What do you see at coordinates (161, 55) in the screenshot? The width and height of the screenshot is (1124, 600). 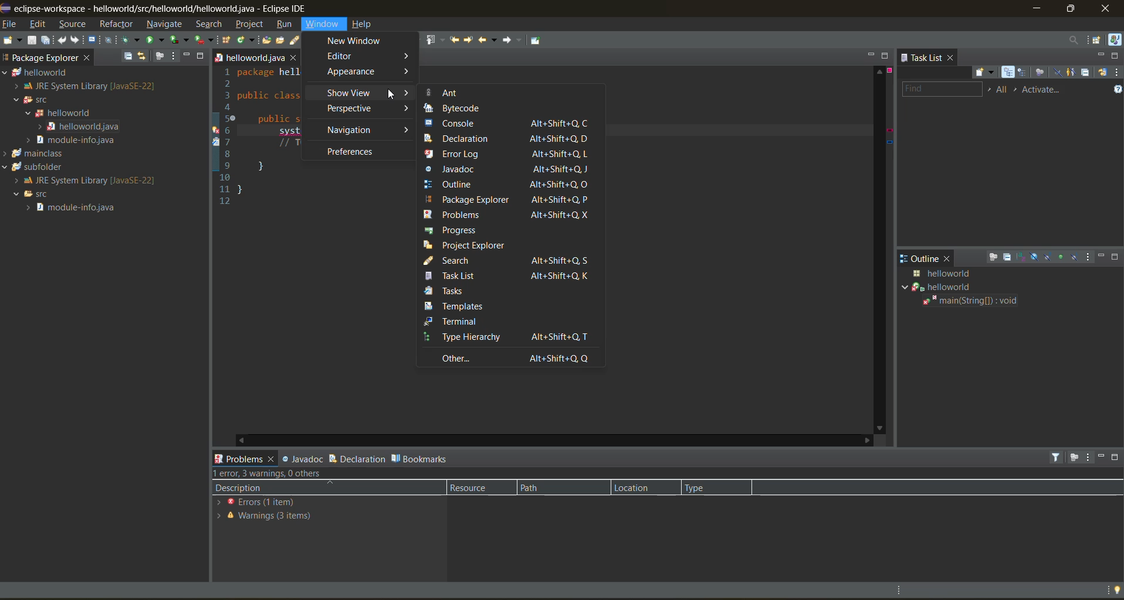 I see `focus on active task` at bounding box center [161, 55].